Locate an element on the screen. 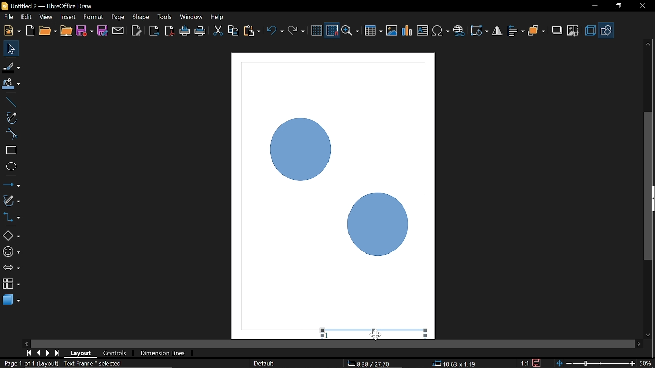 Image resolution: width=655 pixels, height=368 pixels. Save is located at coordinates (538, 363).